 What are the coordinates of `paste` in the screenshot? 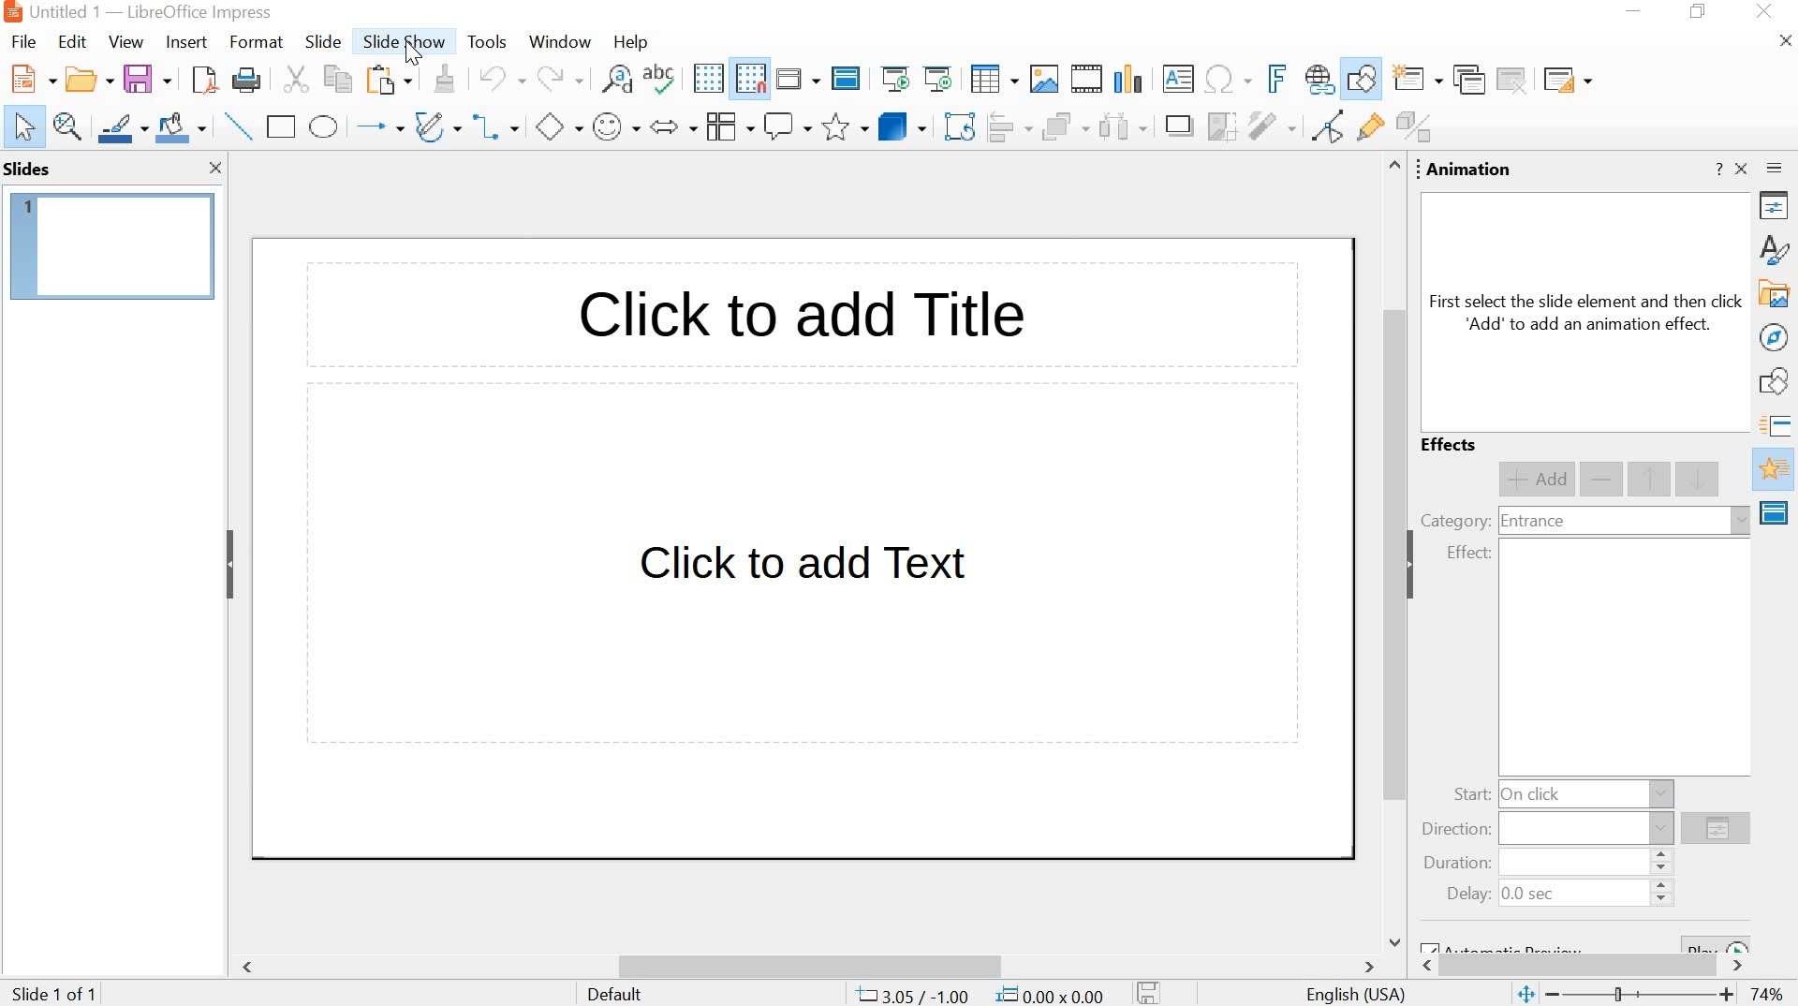 It's located at (387, 81).